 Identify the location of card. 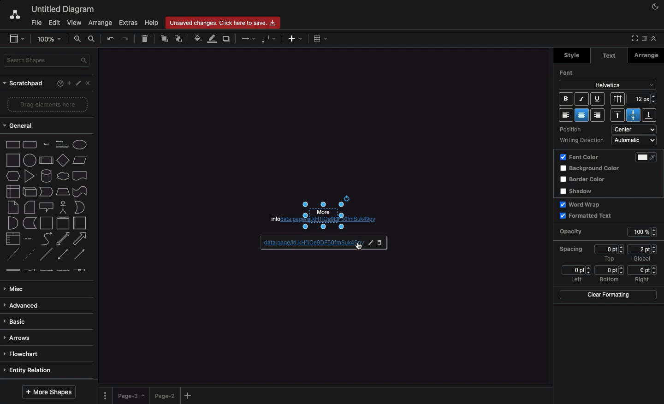
(30, 207).